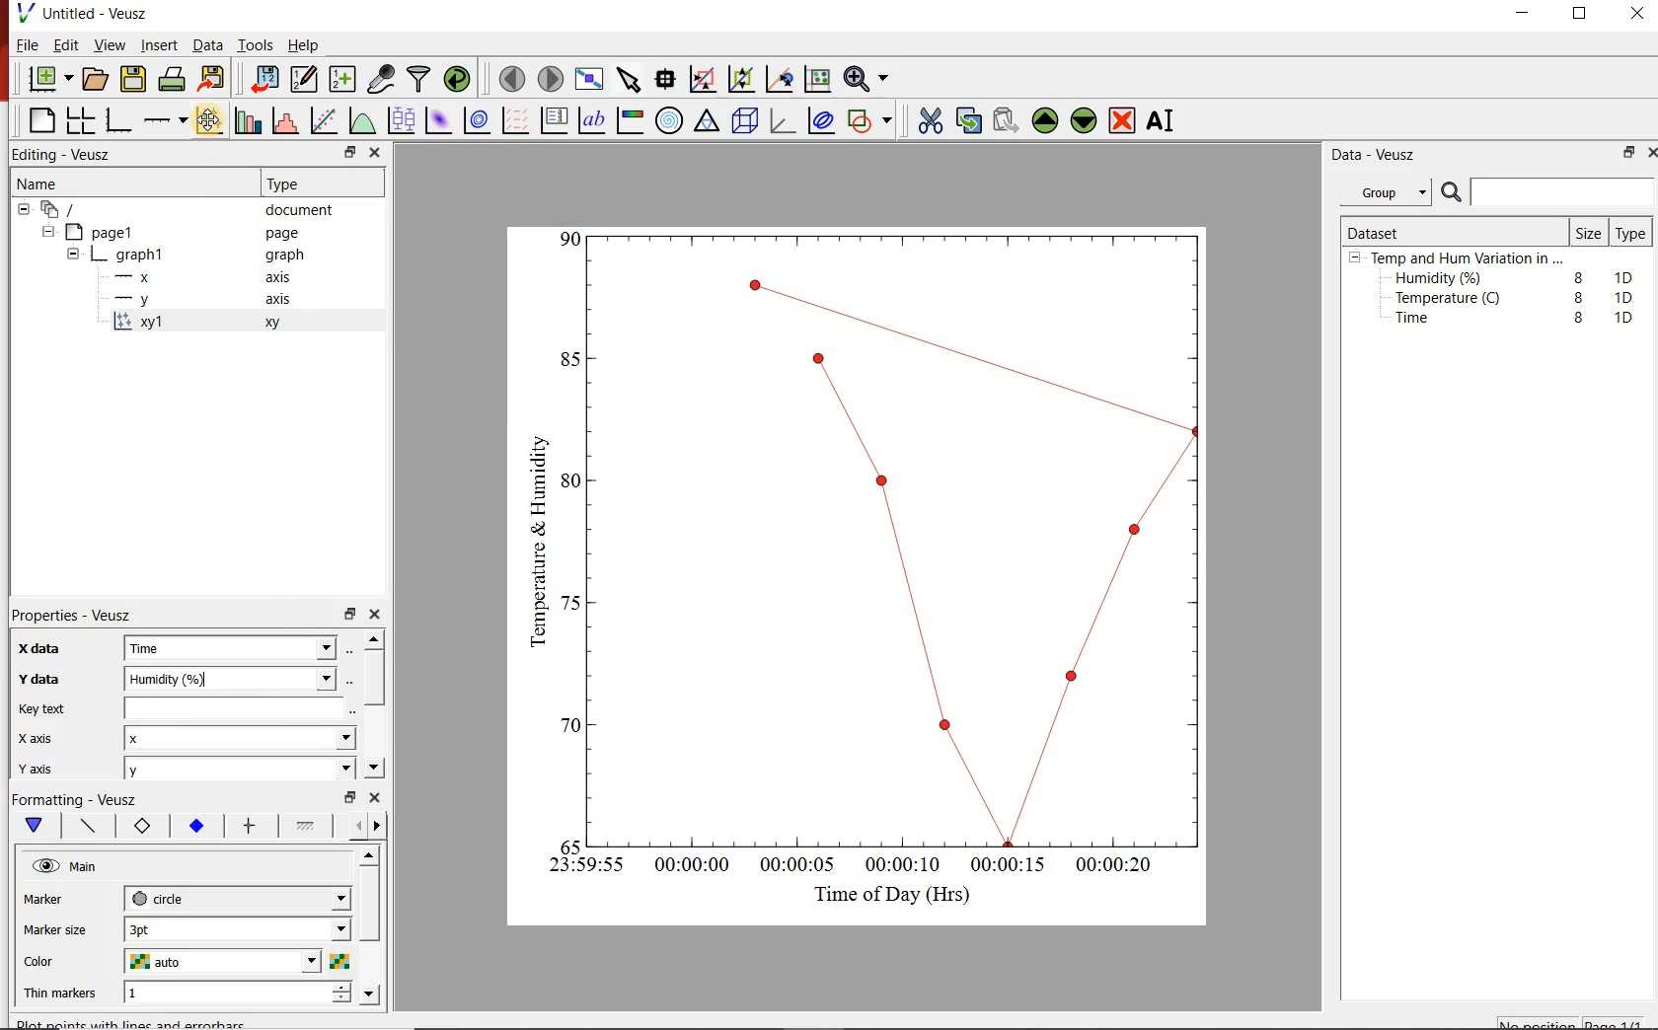  What do you see at coordinates (516, 120) in the screenshot?
I see `plot a vector field` at bounding box center [516, 120].